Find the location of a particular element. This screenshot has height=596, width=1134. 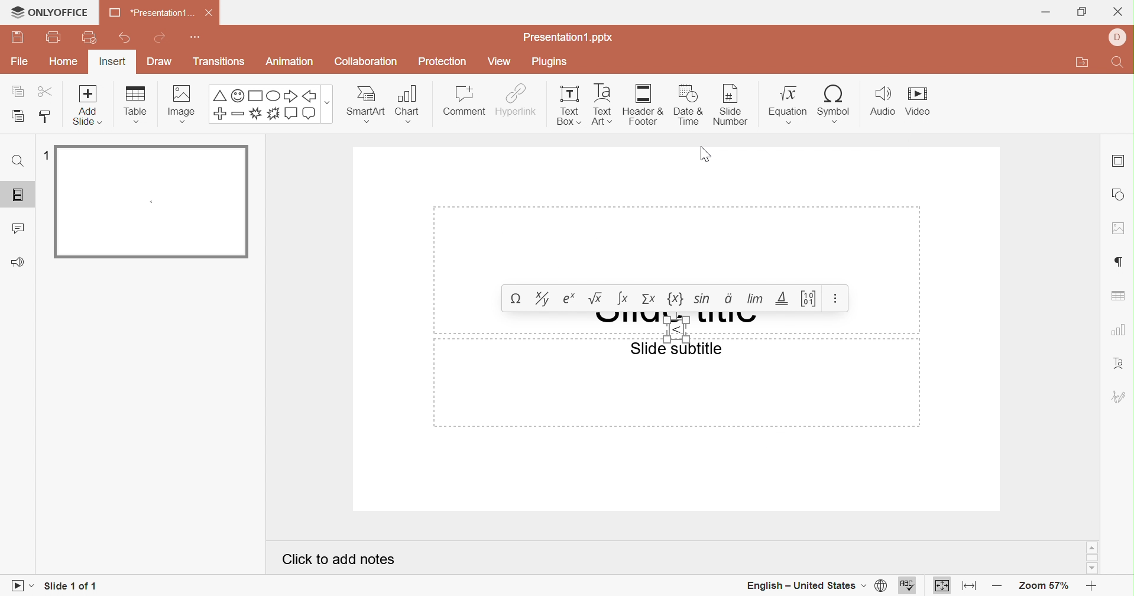

Zoom 57% is located at coordinates (1042, 585).